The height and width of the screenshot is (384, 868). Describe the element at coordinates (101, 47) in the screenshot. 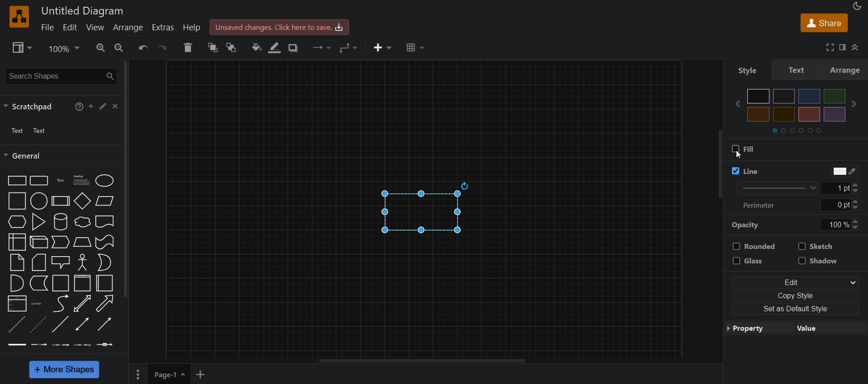

I see `zooom in` at that location.